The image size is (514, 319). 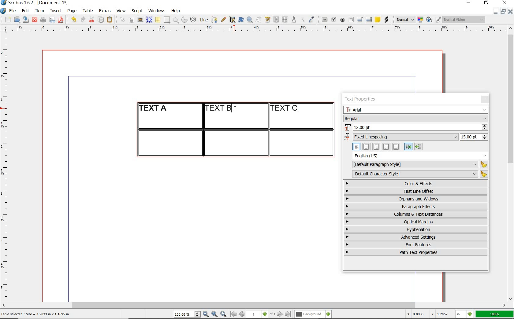 What do you see at coordinates (342, 20) in the screenshot?
I see `pdf radio button` at bounding box center [342, 20].